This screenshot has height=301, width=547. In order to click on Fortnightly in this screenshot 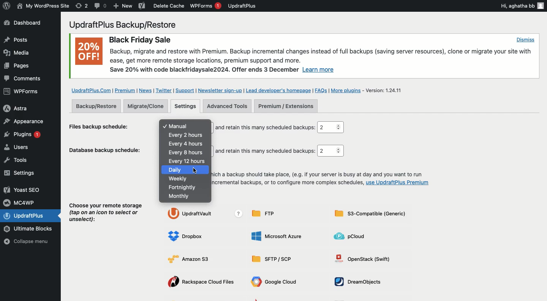, I will do `click(183, 188)`.